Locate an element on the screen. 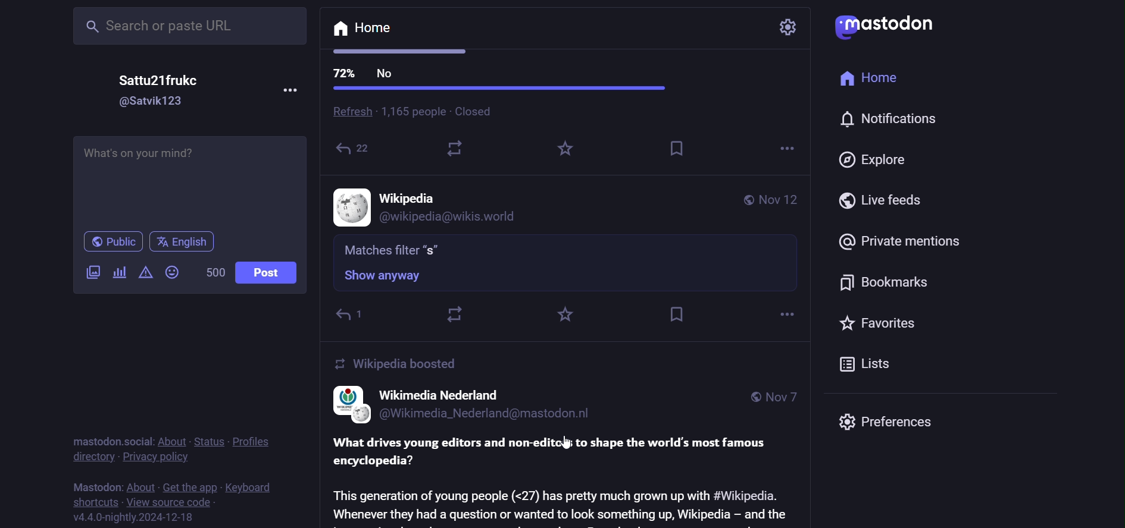  refresh is located at coordinates (349, 113).